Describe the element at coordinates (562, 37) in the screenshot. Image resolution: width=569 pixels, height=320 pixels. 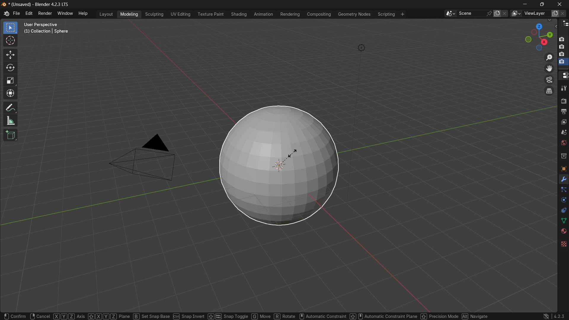
I see `capture` at that location.